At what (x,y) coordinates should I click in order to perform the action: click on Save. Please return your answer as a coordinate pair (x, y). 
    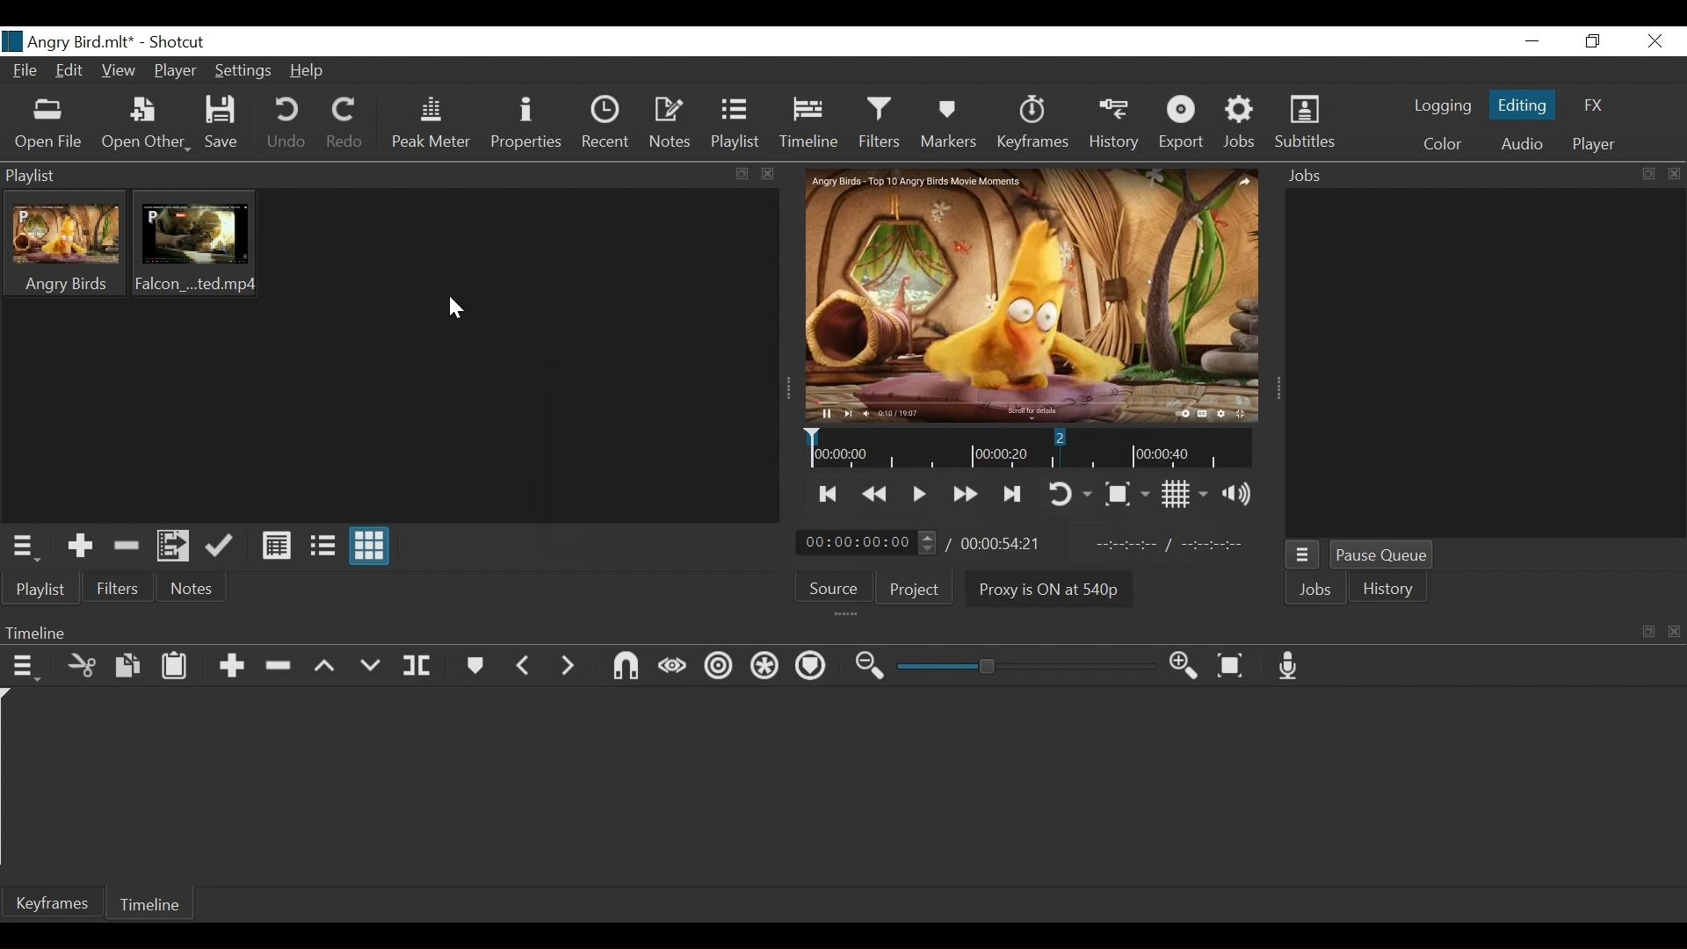
    Looking at the image, I should click on (223, 126).